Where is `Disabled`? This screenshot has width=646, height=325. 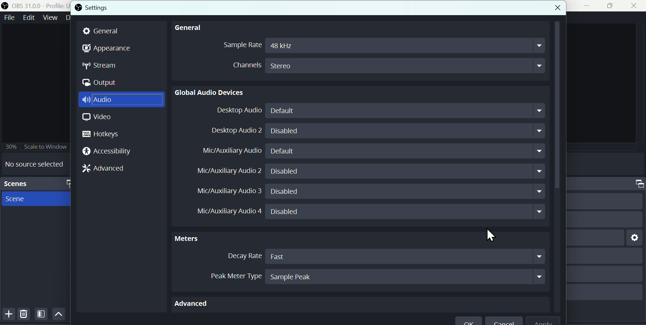 Disabled is located at coordinates (407, 191).